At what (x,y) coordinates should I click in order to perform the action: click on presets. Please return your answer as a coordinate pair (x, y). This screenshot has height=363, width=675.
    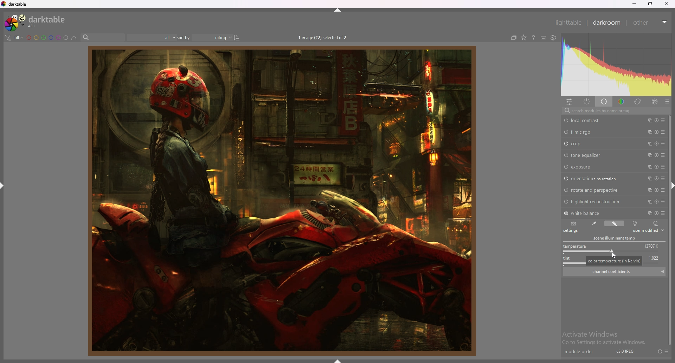
    Looking at the image, I should click on (663, 202).